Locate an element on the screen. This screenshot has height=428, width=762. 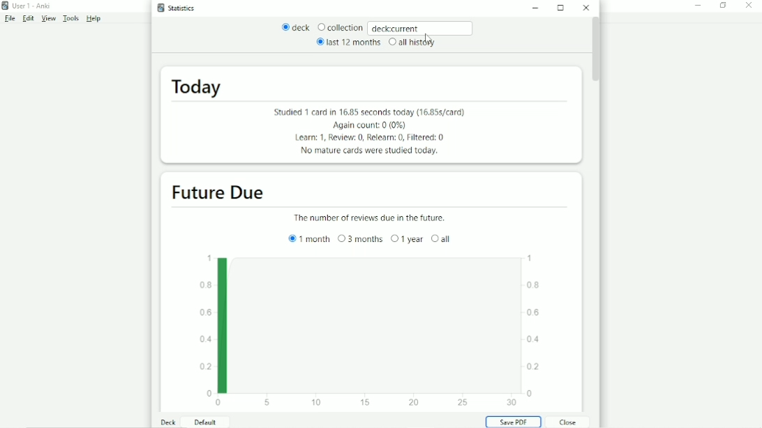
all history is located at coordinates (412, 44).